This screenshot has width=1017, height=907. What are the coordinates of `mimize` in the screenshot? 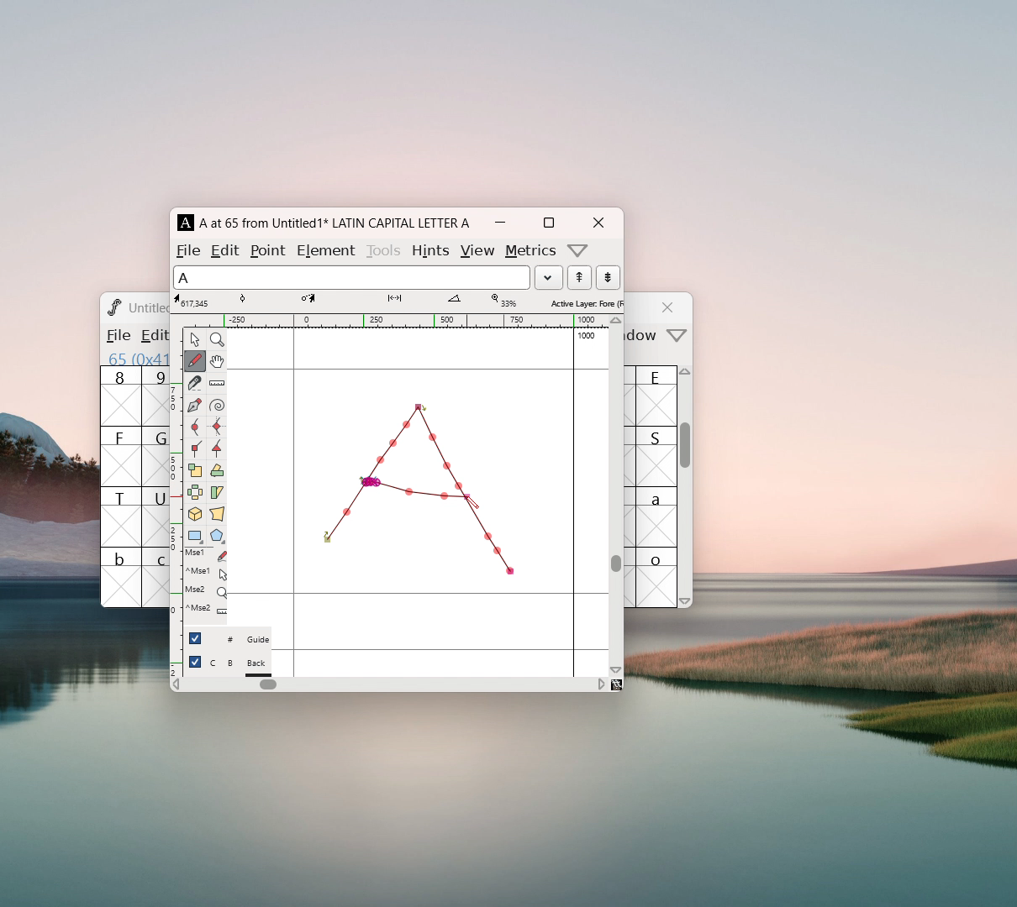 It's located at (500, 223).